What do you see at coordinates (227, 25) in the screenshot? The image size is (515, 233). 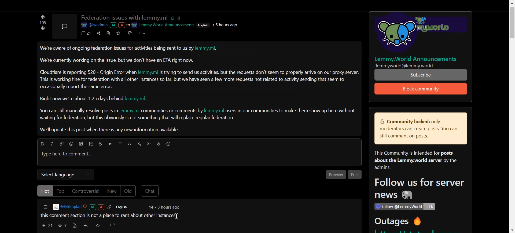 I see `` at bounding box center [227, 25].